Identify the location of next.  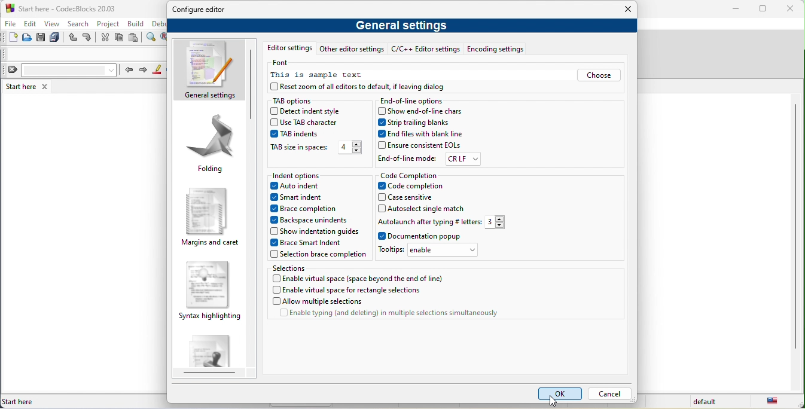
(146, 71).